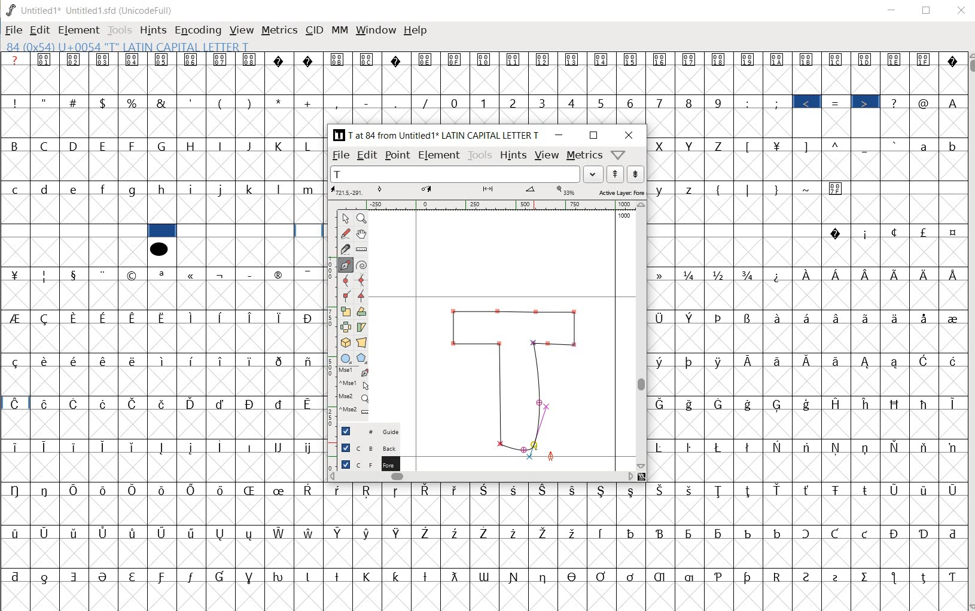  I want to click on next word, so click(636, 175).